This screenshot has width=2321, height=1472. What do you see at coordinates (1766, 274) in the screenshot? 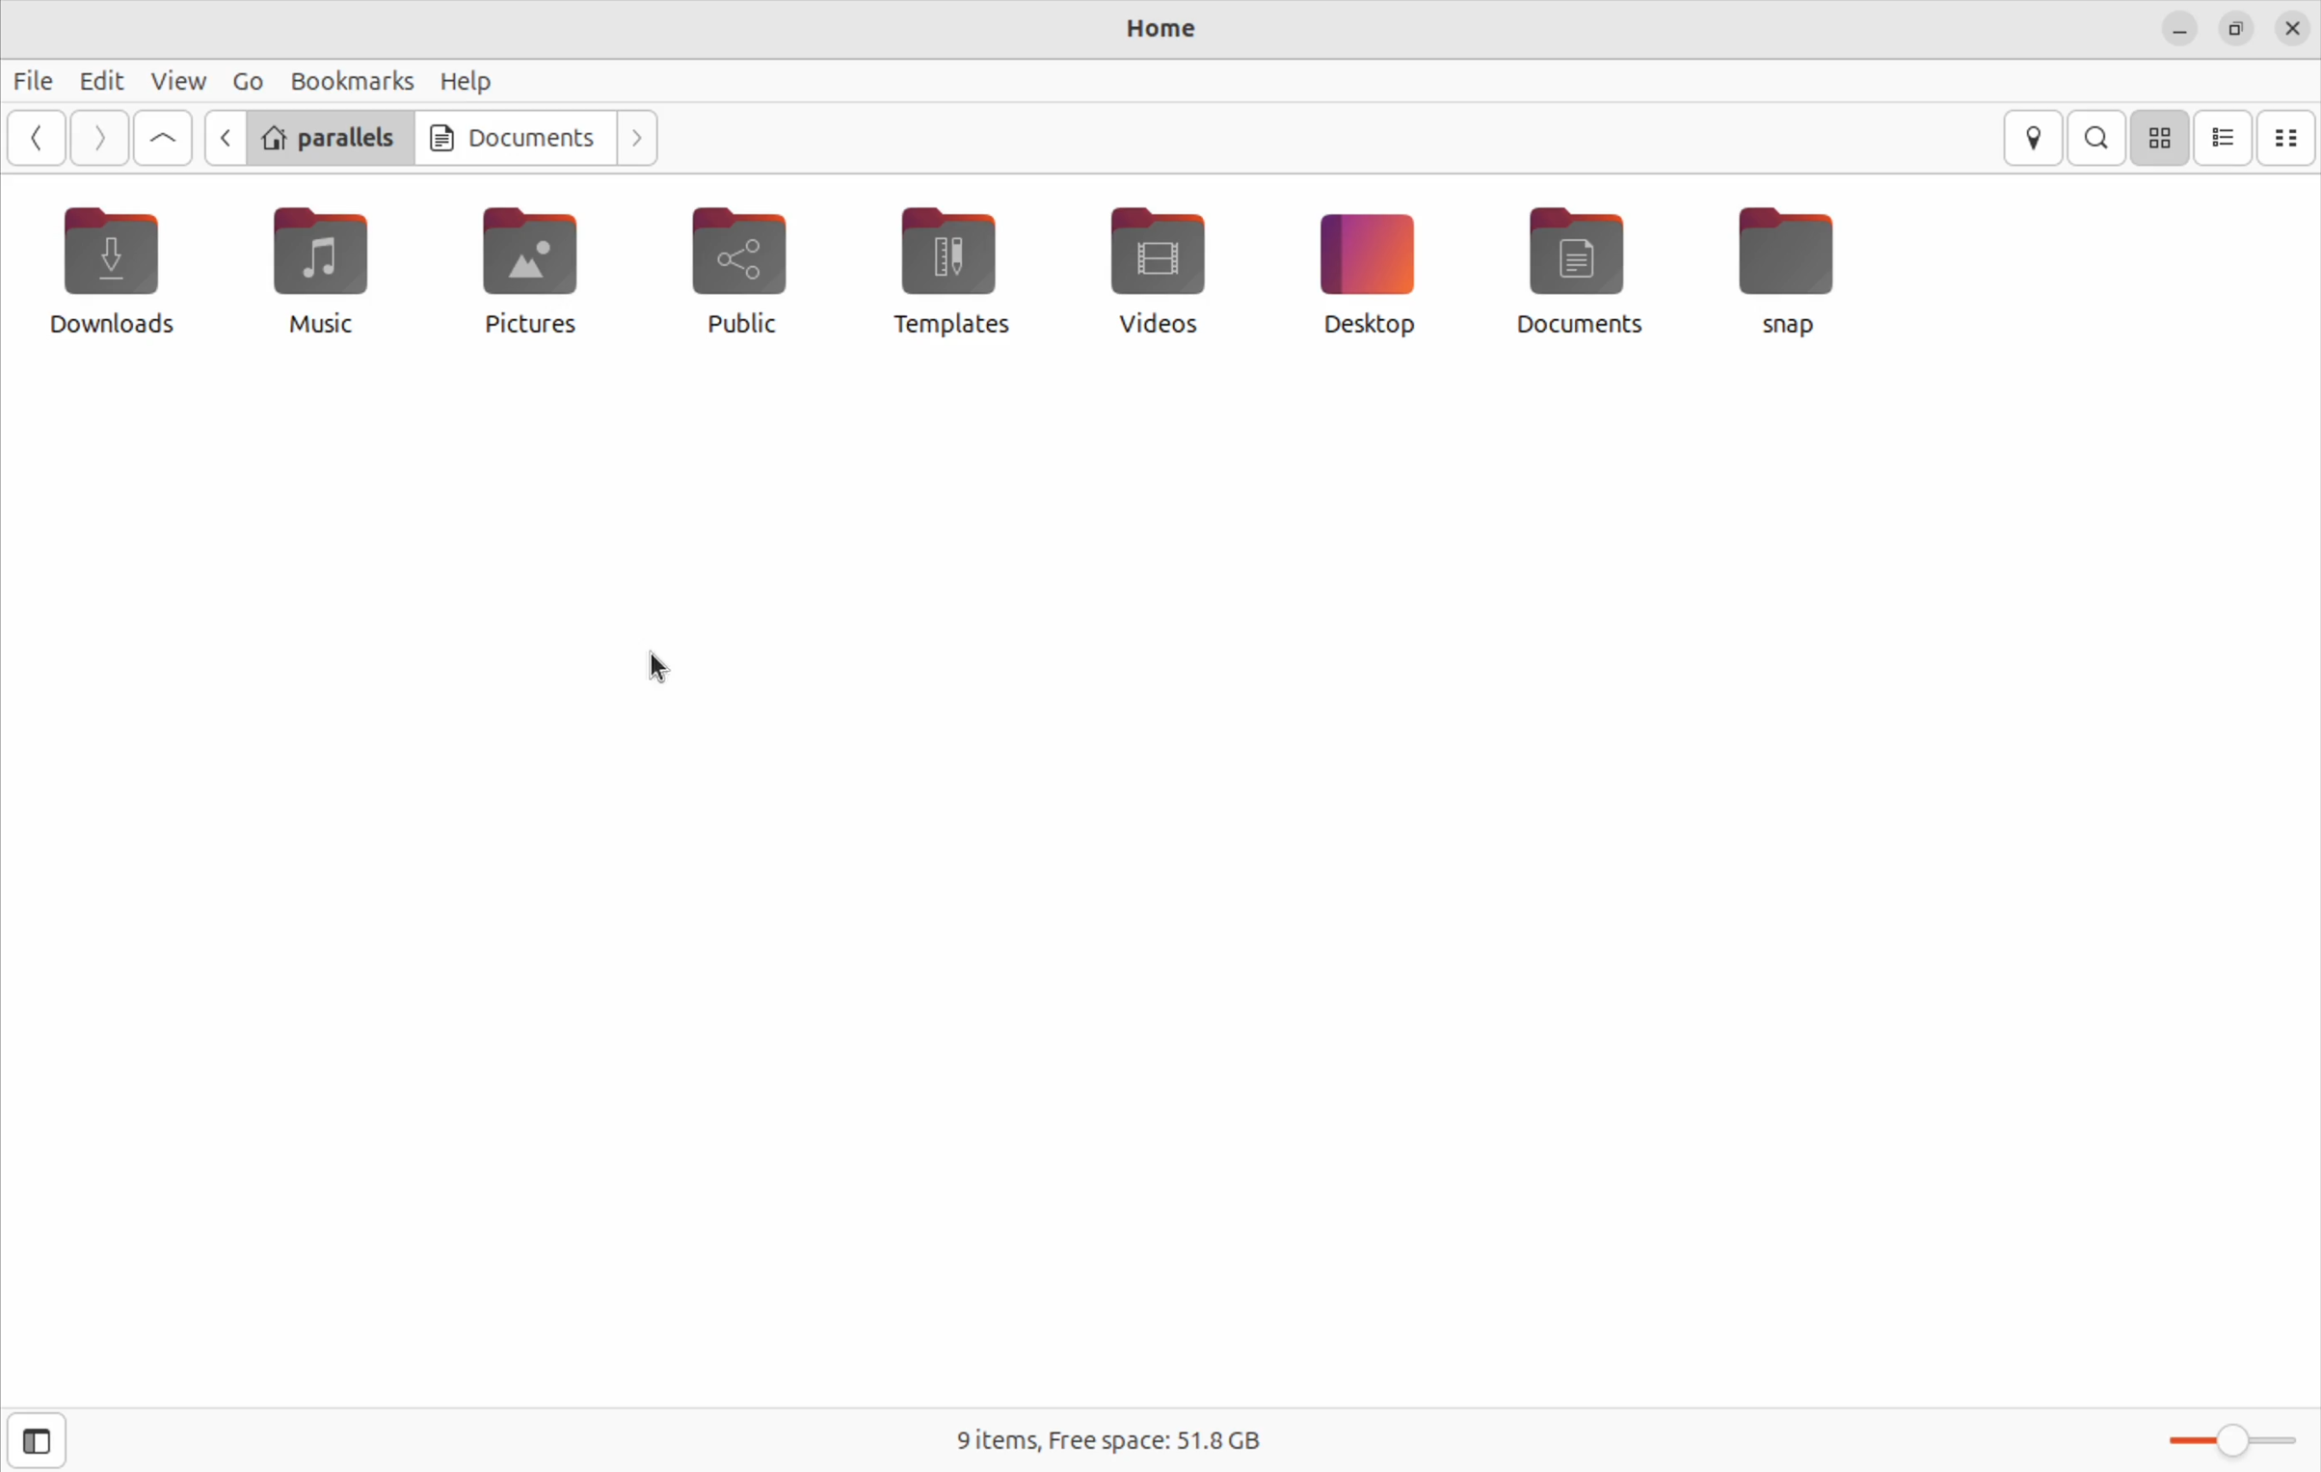
I see `Snap` at bounding box center [1766, 274].